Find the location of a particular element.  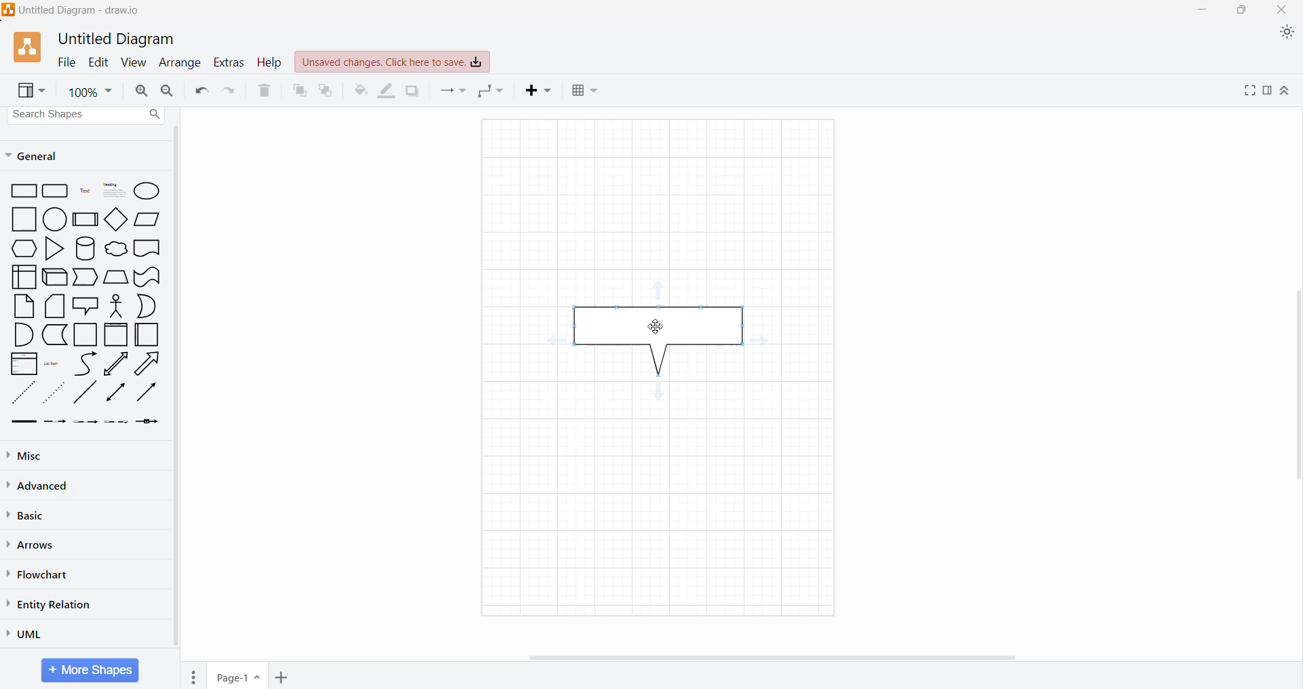

preparation is located at coordinates (20, 249).